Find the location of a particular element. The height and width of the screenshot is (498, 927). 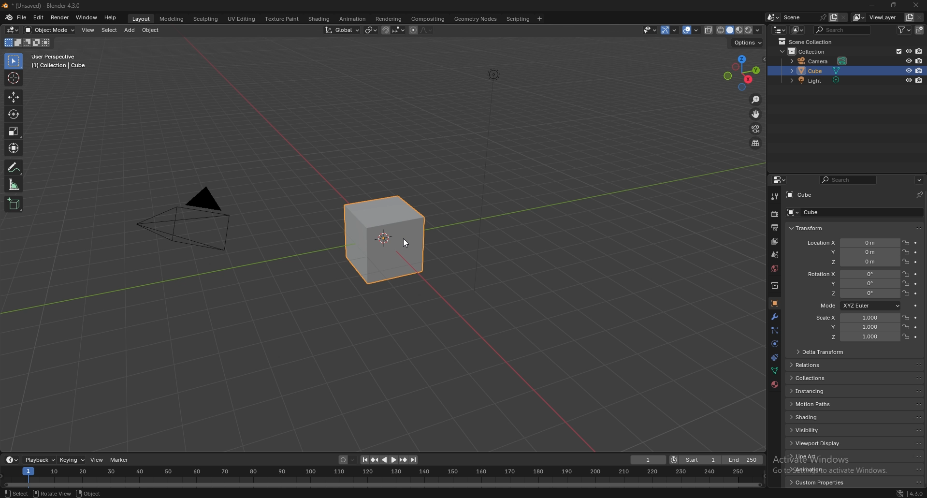

minimize is located at coordinates (872, 5).